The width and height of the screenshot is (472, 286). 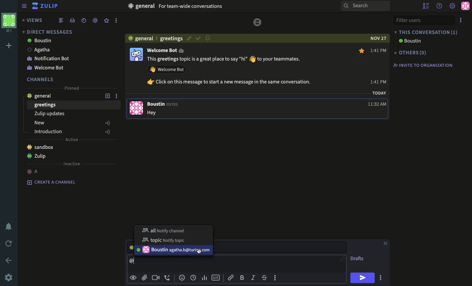 I want to click on options, so click(x=118, y=97).